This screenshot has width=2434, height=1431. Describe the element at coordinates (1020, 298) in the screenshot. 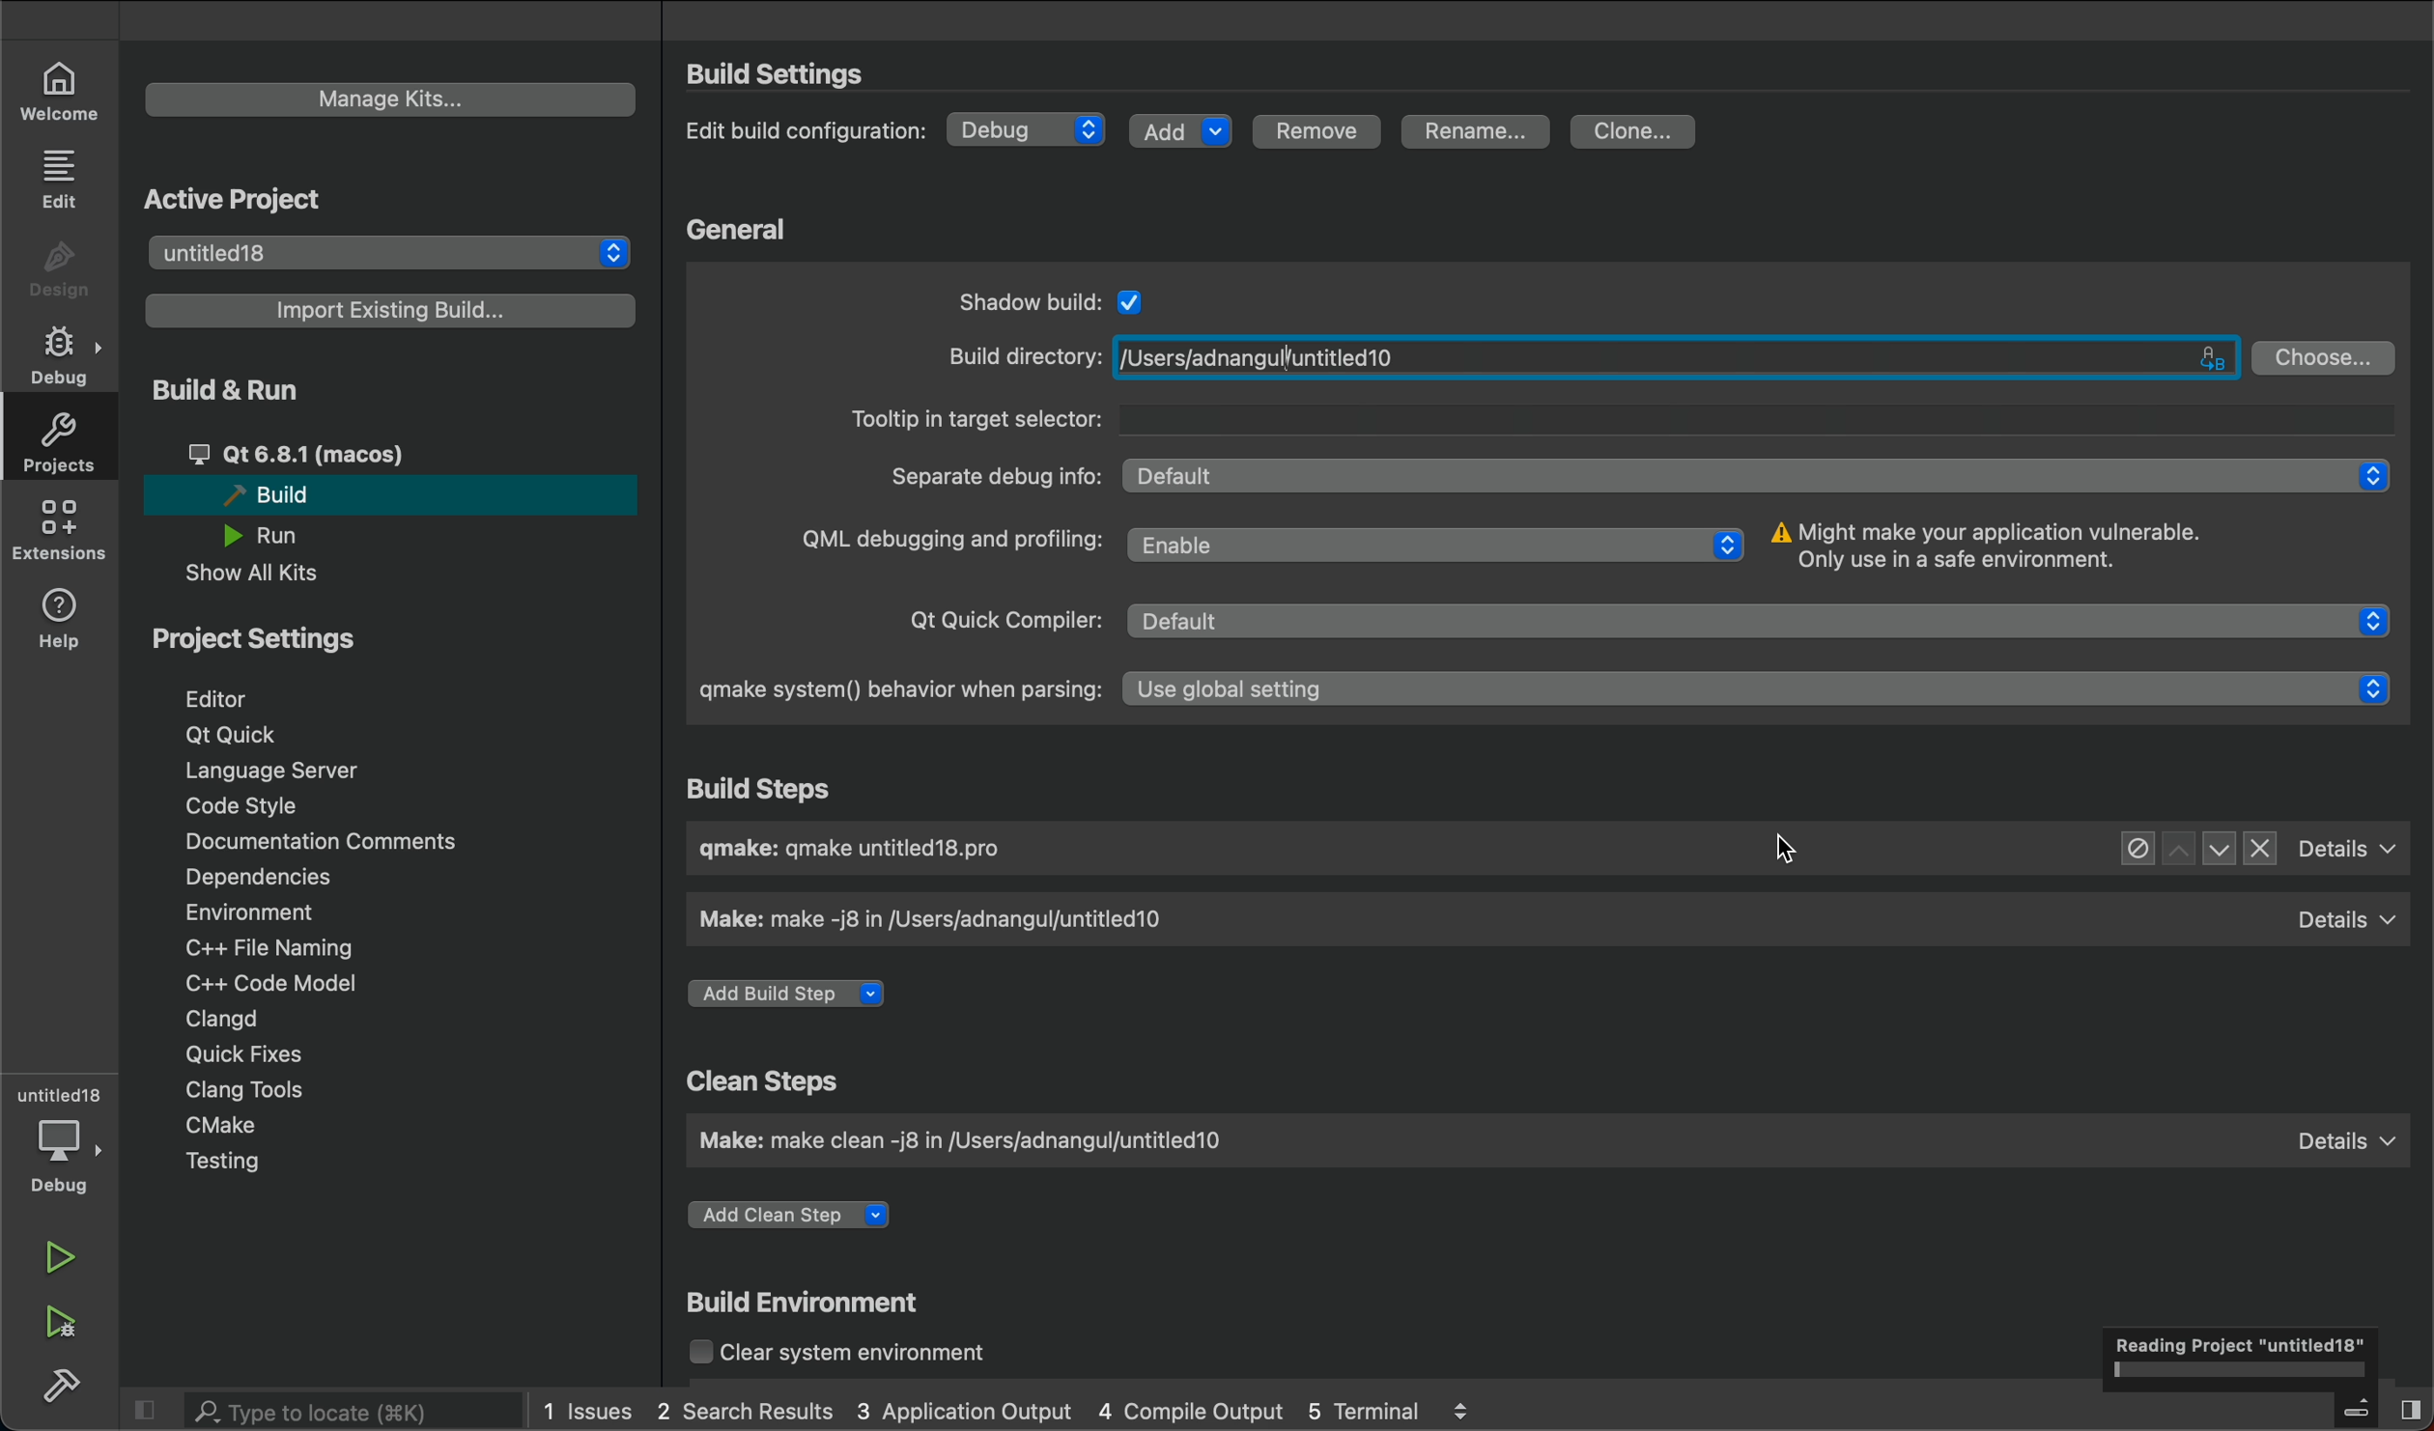

I see `shadow build` at that location.